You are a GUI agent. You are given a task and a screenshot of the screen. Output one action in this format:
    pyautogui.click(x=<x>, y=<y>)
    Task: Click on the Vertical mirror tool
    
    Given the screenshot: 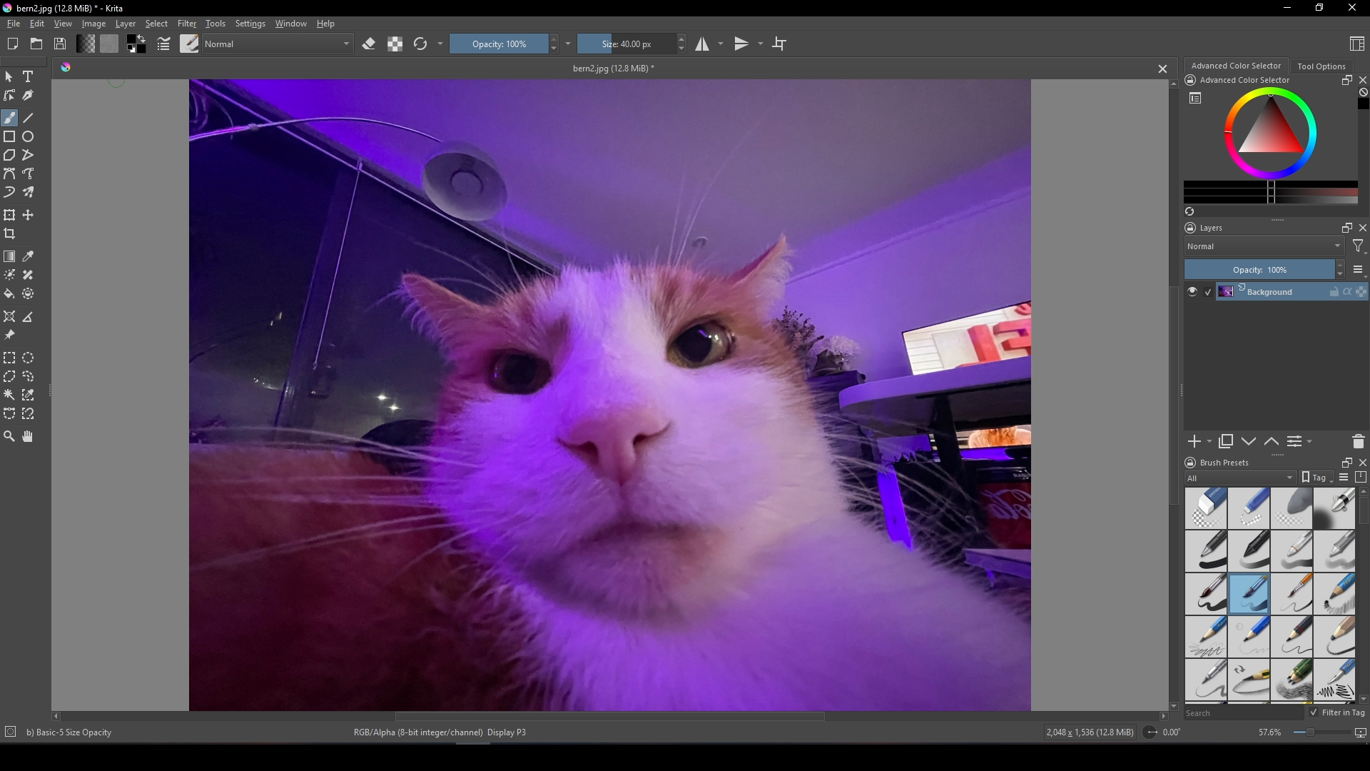 What is the action you would take?
    pyautogui.click(x=750, y=44)
    